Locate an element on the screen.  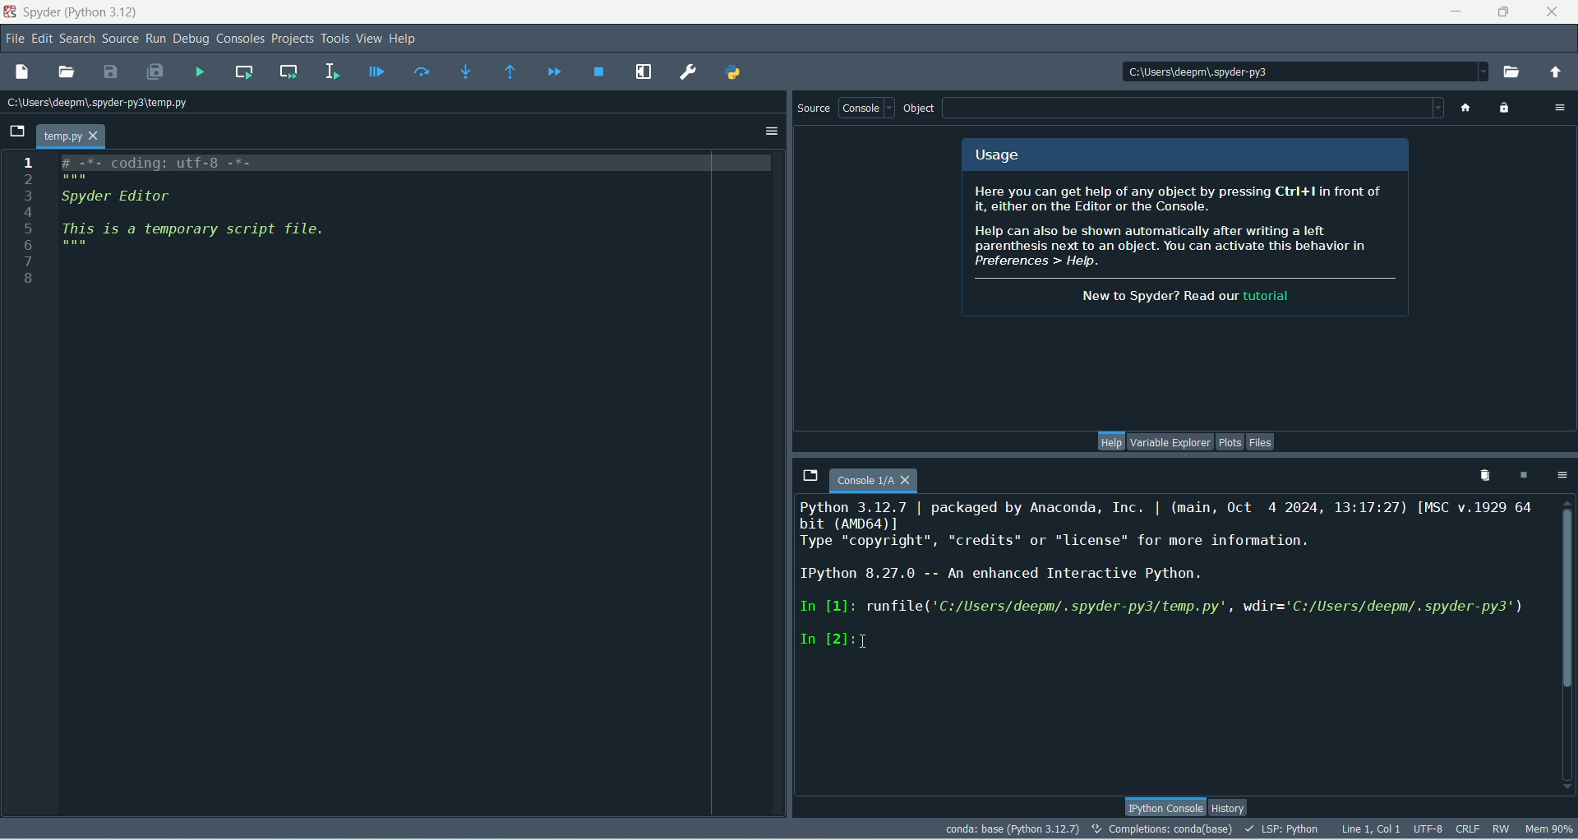
vertical scroll bar is located at coordinates (1564, 644).